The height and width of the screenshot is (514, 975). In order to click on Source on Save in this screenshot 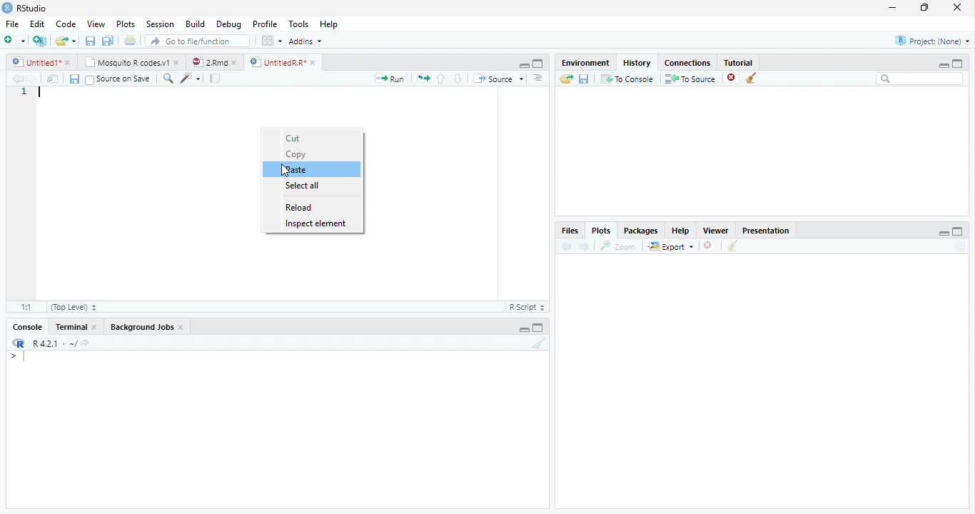, I will do `click(116, 79)`.